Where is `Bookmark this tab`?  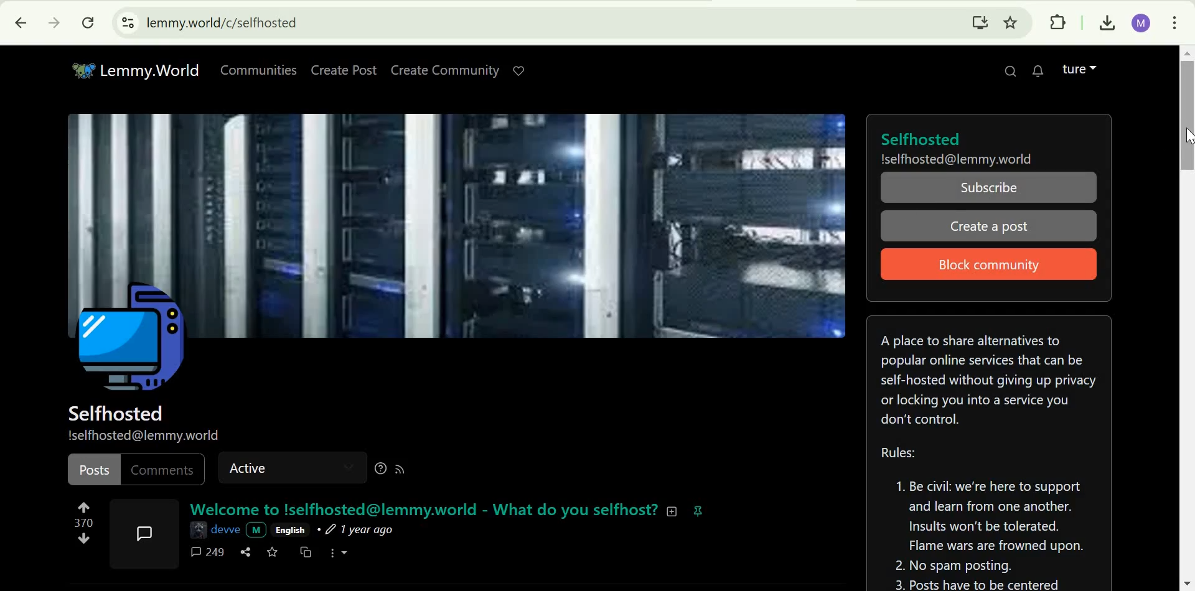
Bookmark this tab is located at coordinates (1011, 22).